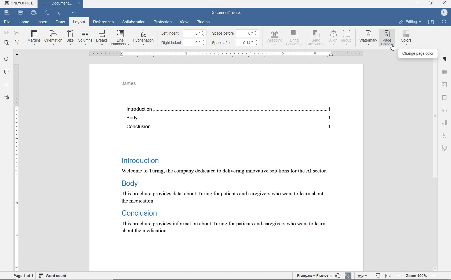  I want to click on 0, so click(248, 34).